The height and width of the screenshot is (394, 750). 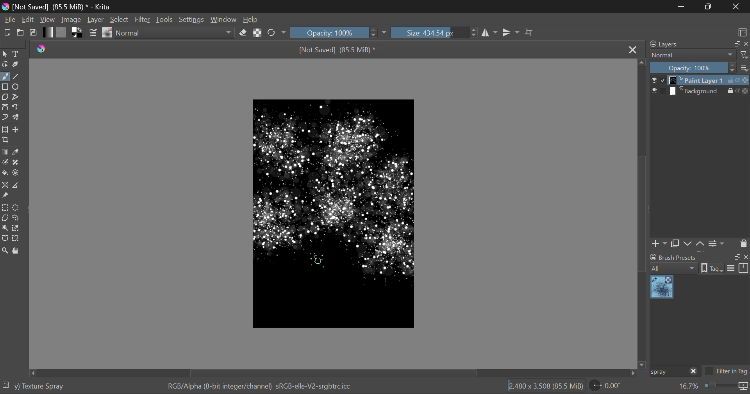 What do you see at coordinates (389, 250) in the screenshot?
I see `Brush Stroke Added` at bounding box center [389, 250].